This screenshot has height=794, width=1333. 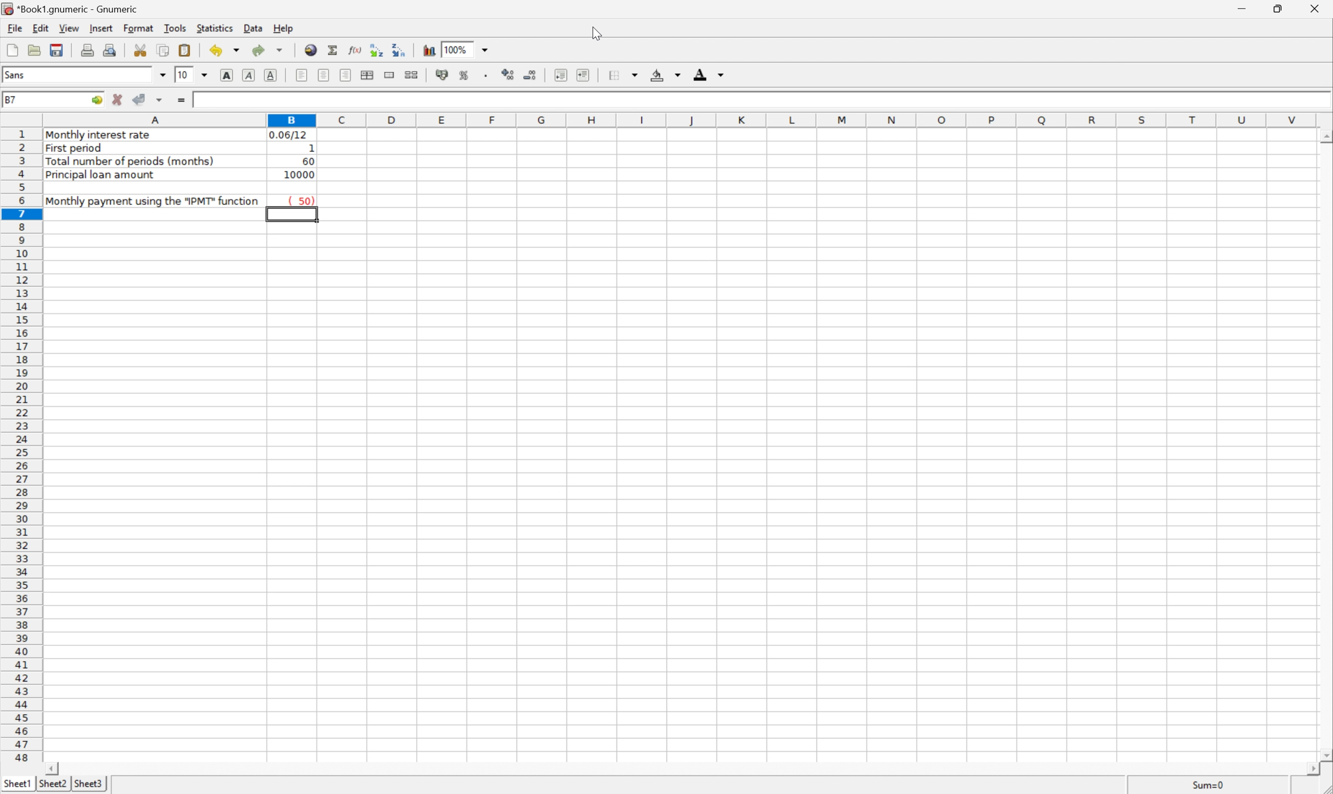 What do you see at coordinates (300, 75) in the screenshot?
I see `Align Left` at bounding box center [300, 75].